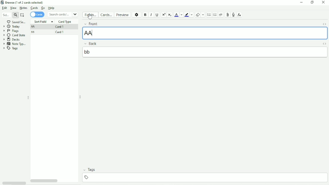 The image size is (329, 185). Describe the element at coordinates (34, 27) in the screenshot. I see `AA` at that location.